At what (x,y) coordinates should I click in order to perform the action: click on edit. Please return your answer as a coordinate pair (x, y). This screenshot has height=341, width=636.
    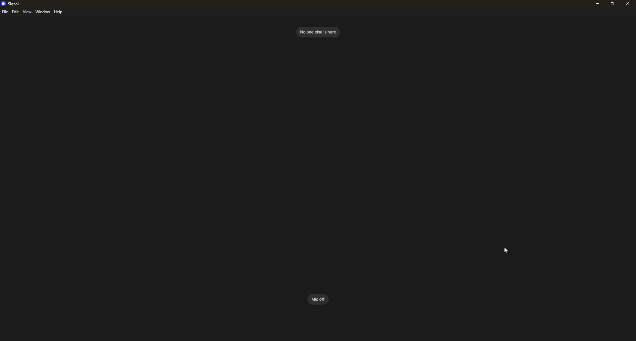
    Looking at the image, I should click on (15, 12).